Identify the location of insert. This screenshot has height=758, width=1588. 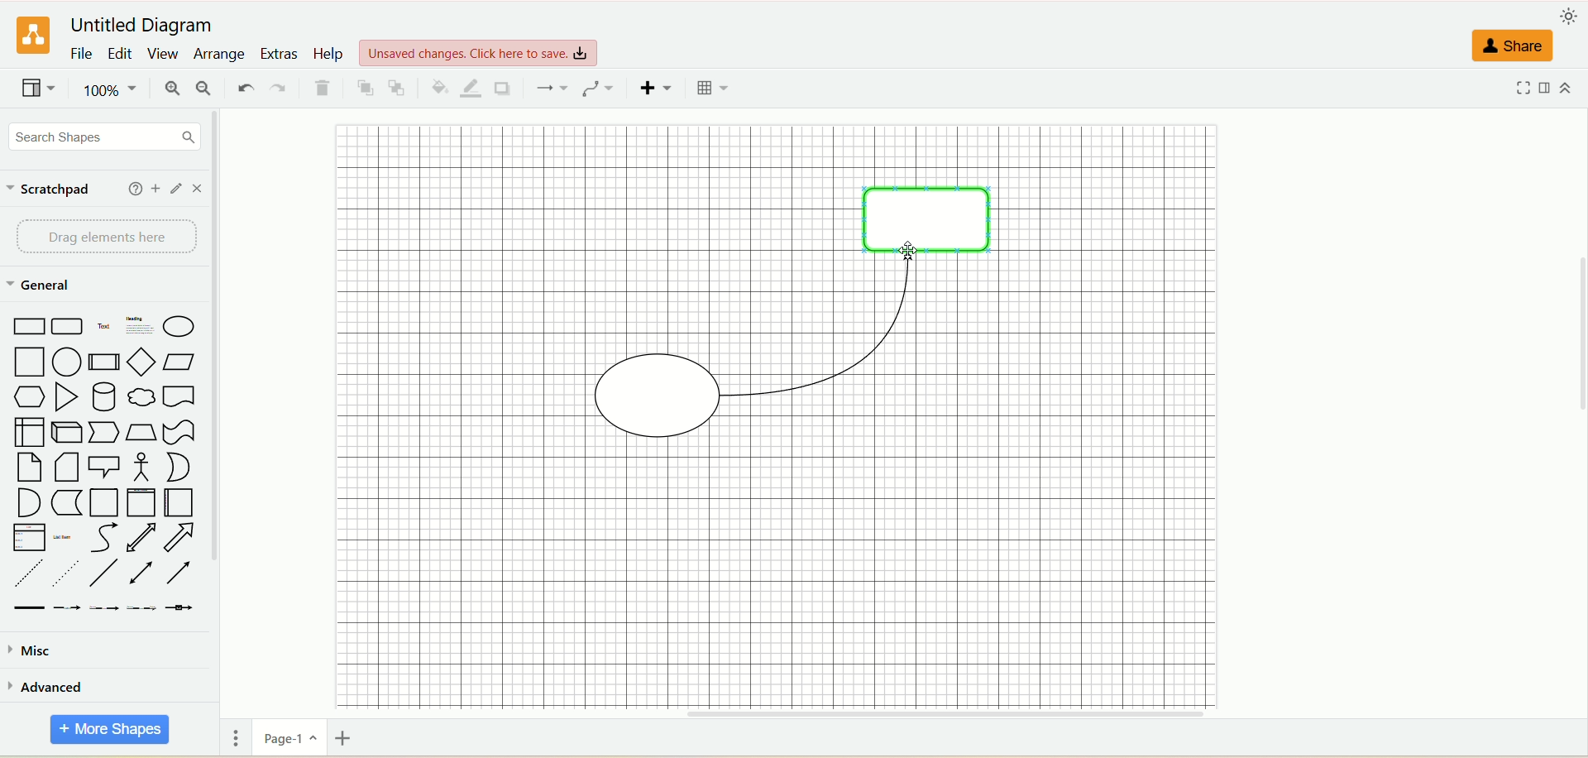
(653, 89).